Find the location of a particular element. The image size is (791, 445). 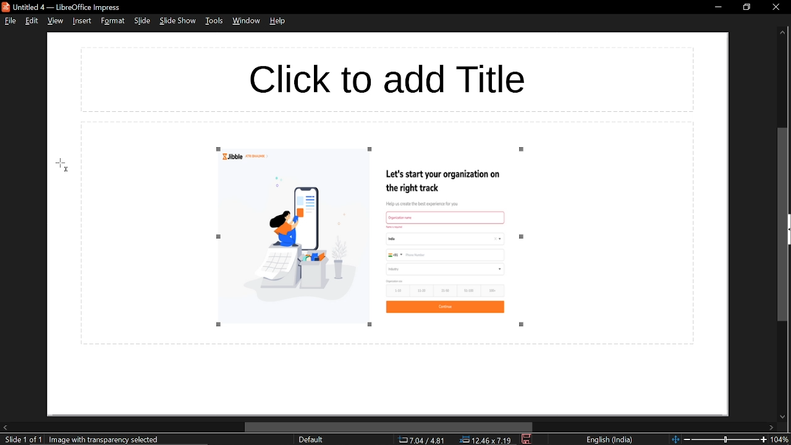

vertical scrollbar is located at coordinates (783, 224).